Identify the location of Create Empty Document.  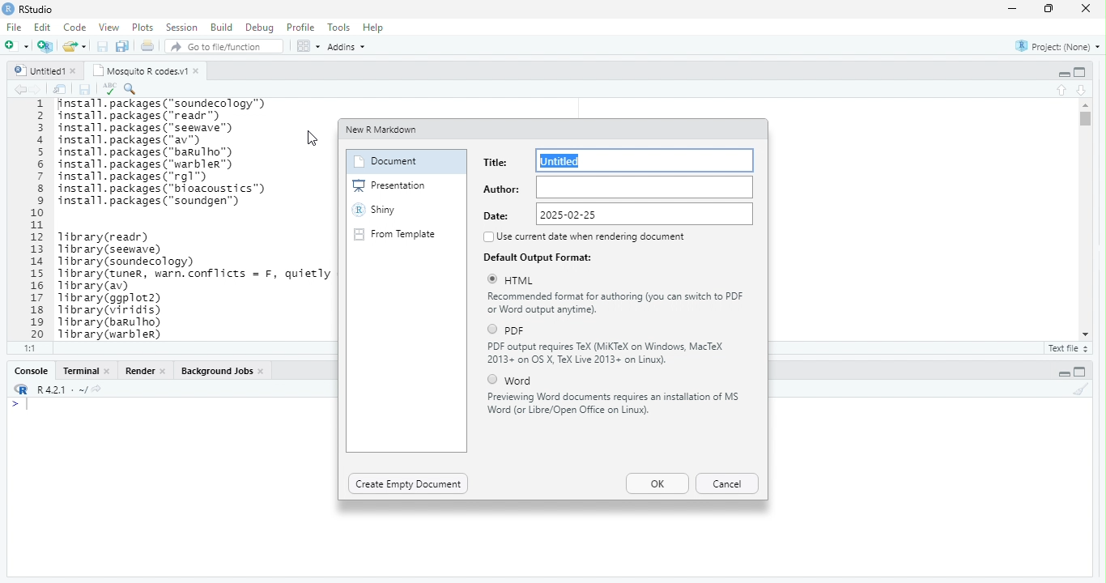
(408, 484).